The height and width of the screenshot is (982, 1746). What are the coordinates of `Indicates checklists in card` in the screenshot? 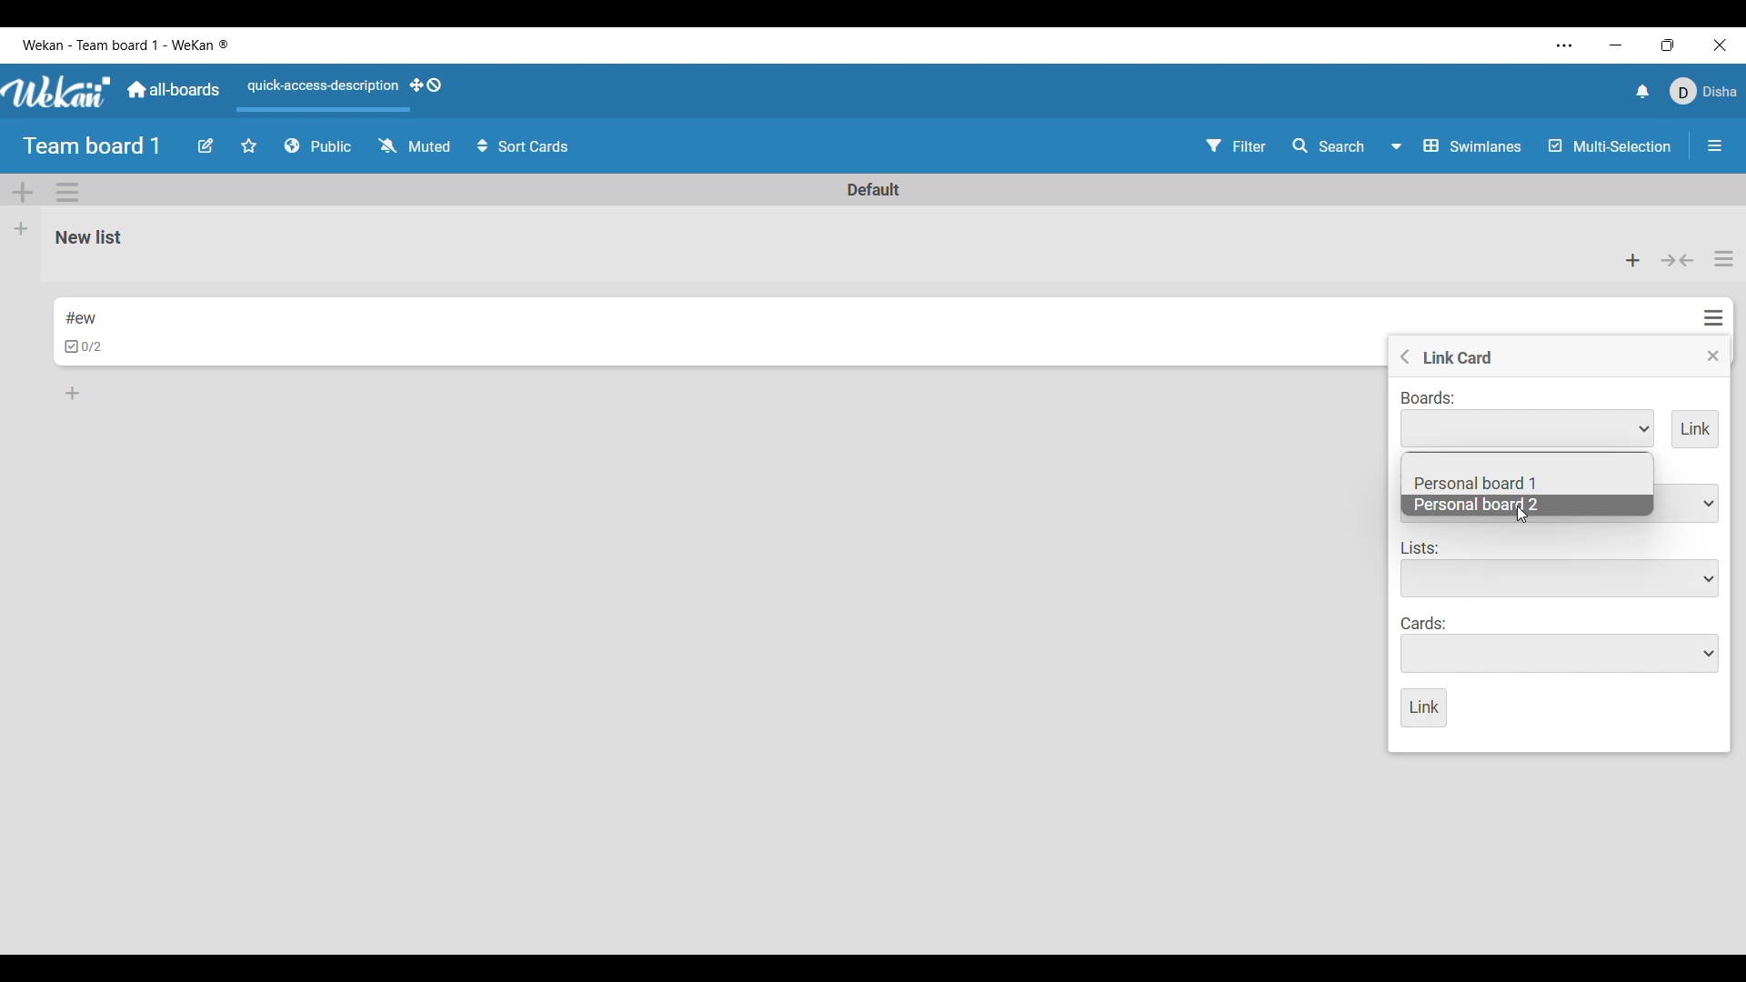 It's located at (84, 346).